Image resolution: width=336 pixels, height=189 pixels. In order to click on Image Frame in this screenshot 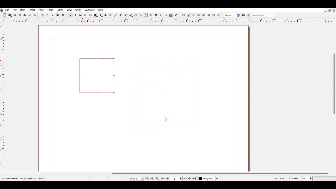, I will do `click(80, 15)`.